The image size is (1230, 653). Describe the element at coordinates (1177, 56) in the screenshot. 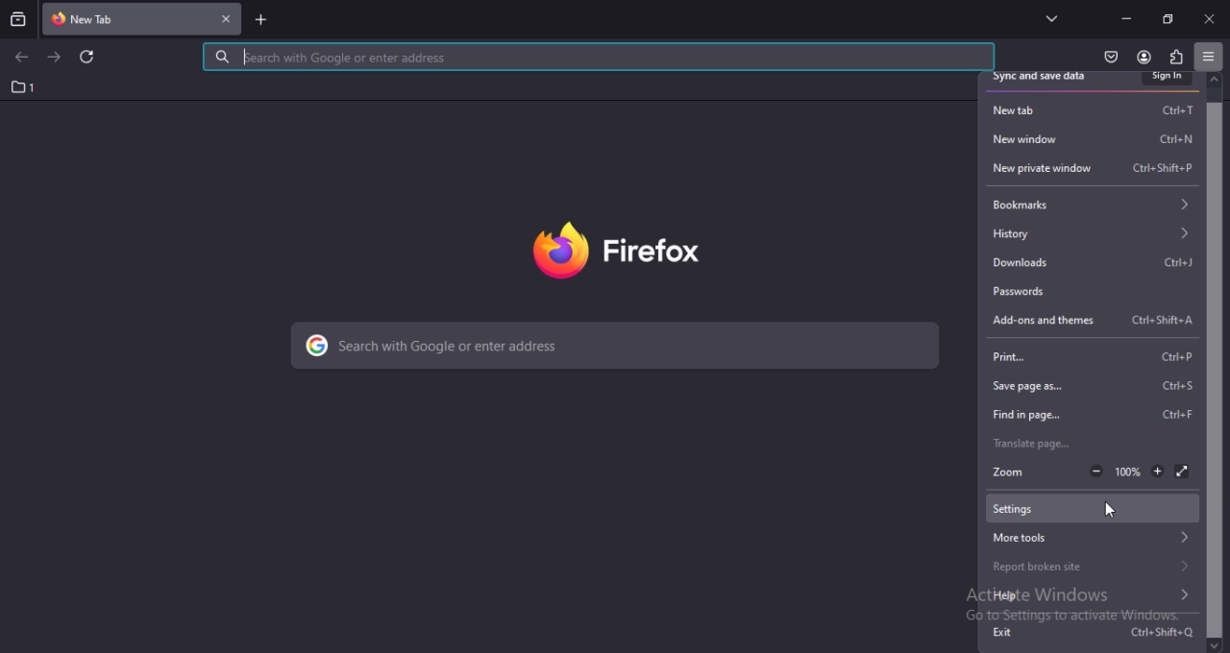

I see `extensions` at that location.